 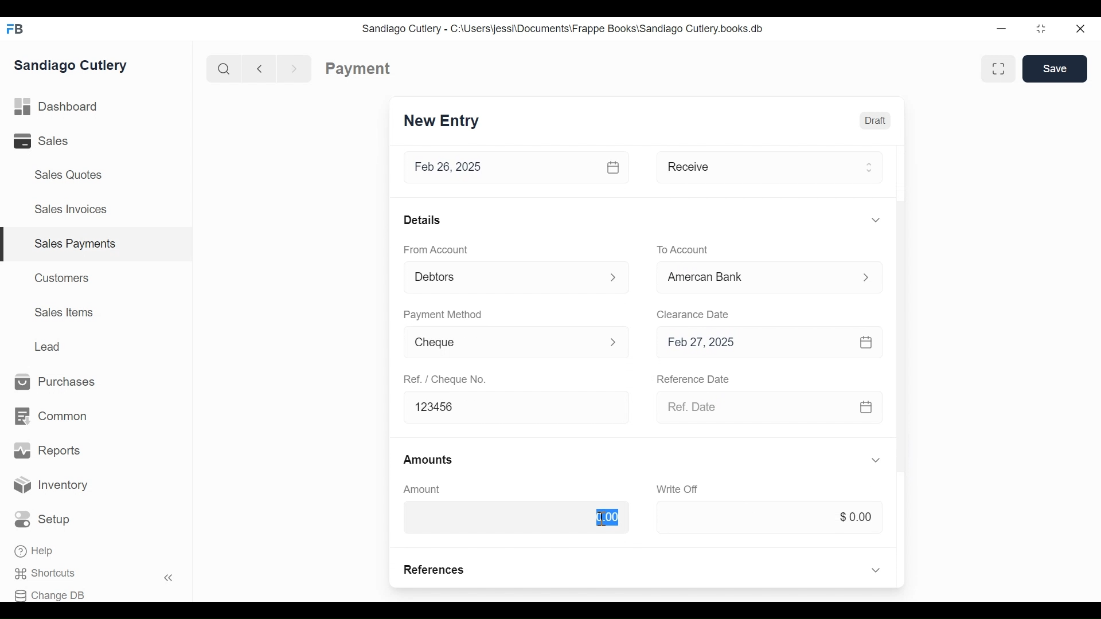 I want to click on Search, so click(x=221, y=68).